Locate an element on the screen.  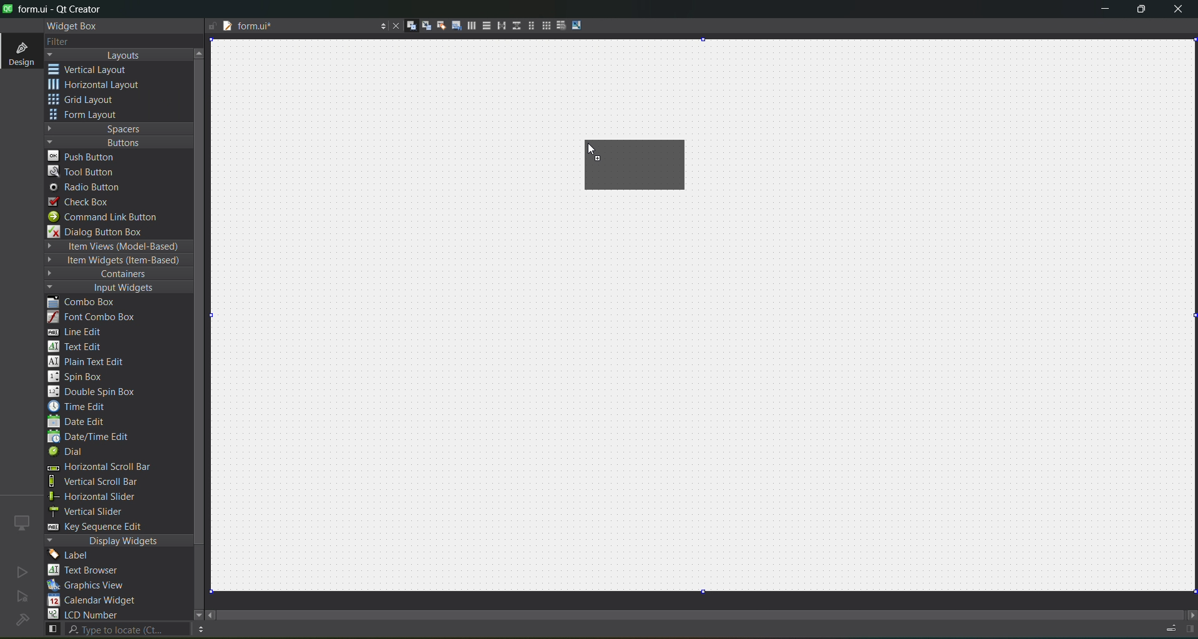
no active project is located at coordinates (22, 597).